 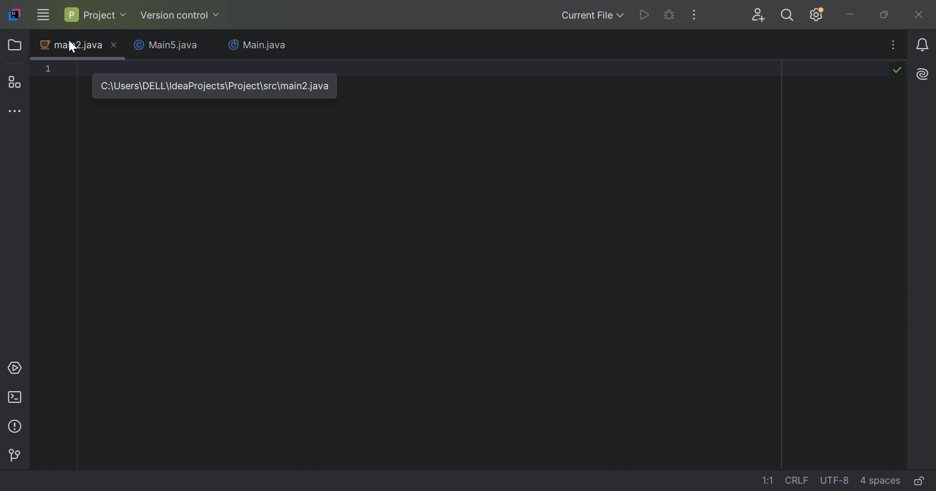 I want to click on Version control, so click(x=181, y=17).